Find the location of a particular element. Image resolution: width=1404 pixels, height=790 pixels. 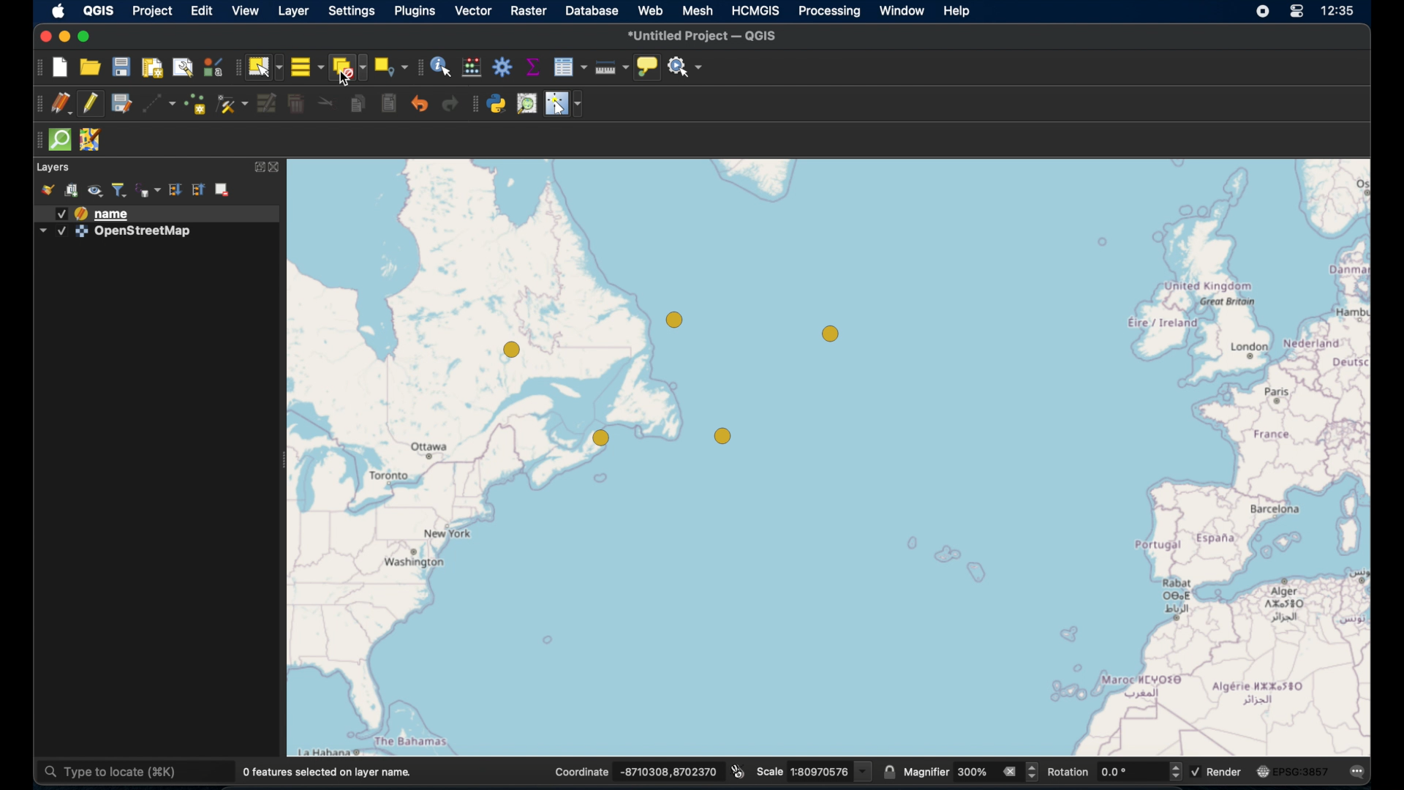

open field calculator is located at coordinates (471, 68).